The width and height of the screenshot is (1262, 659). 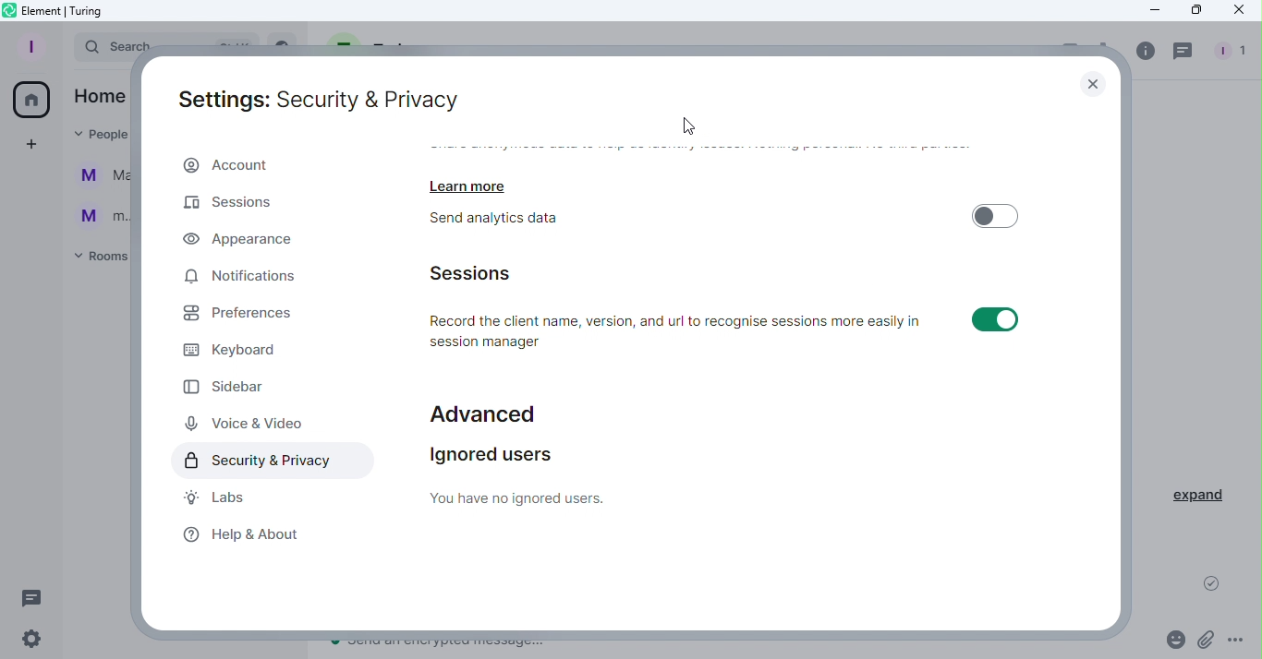 What do you see at coordinates (97, 215) in the screenshot?
I see `m...@t...` at bounding box center [97, 215].